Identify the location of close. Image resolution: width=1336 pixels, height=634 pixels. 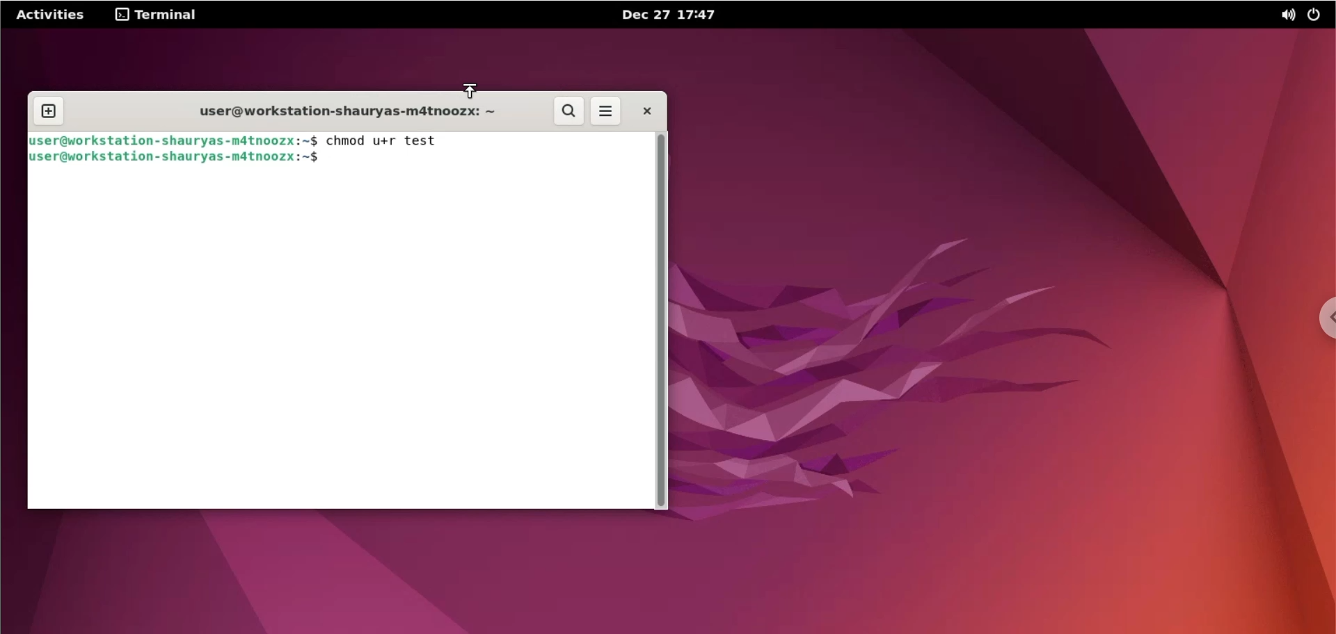
(646, 111).